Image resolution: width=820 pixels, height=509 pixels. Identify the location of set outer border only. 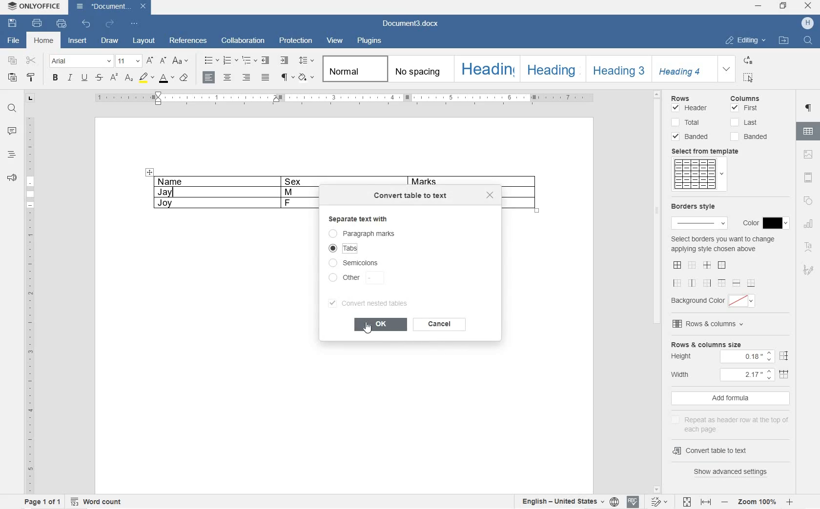
(722, 265).